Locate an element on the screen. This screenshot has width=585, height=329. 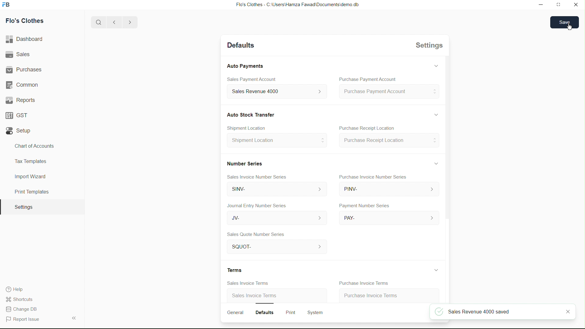
Purchase Invoice Terms is located at coordinates (366, 283).